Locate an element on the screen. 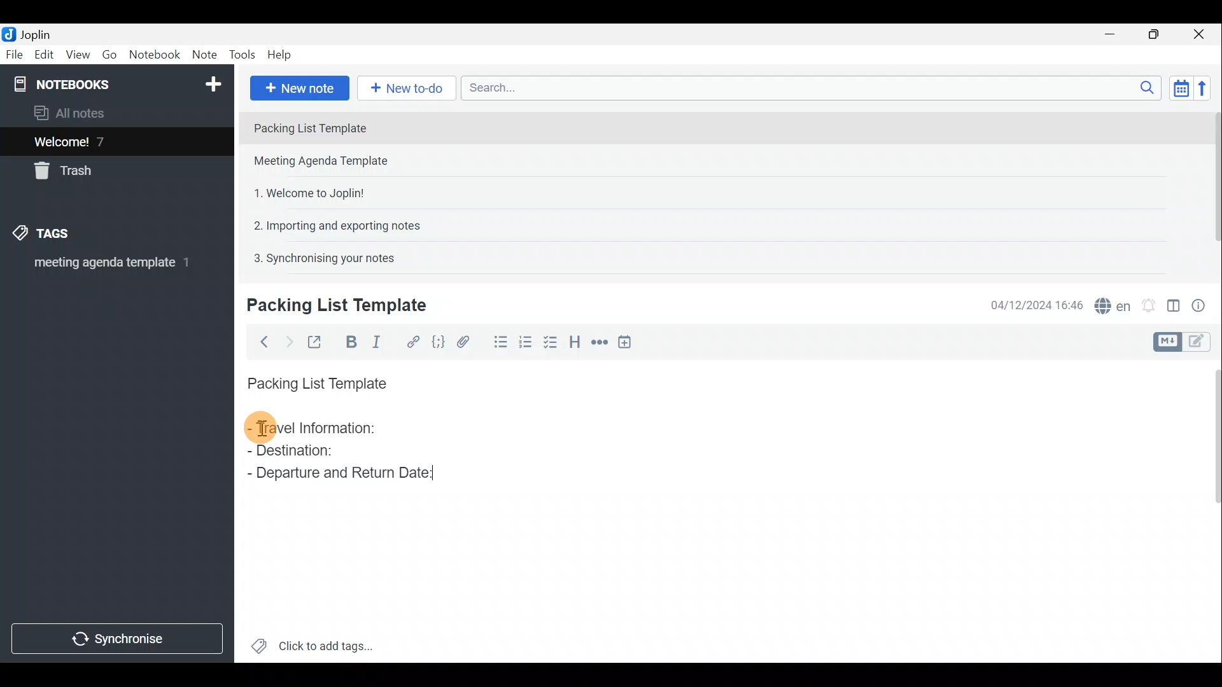 The width and height of the screenshot is (1222, 687). New to-do is located at coordinates (407, 88).